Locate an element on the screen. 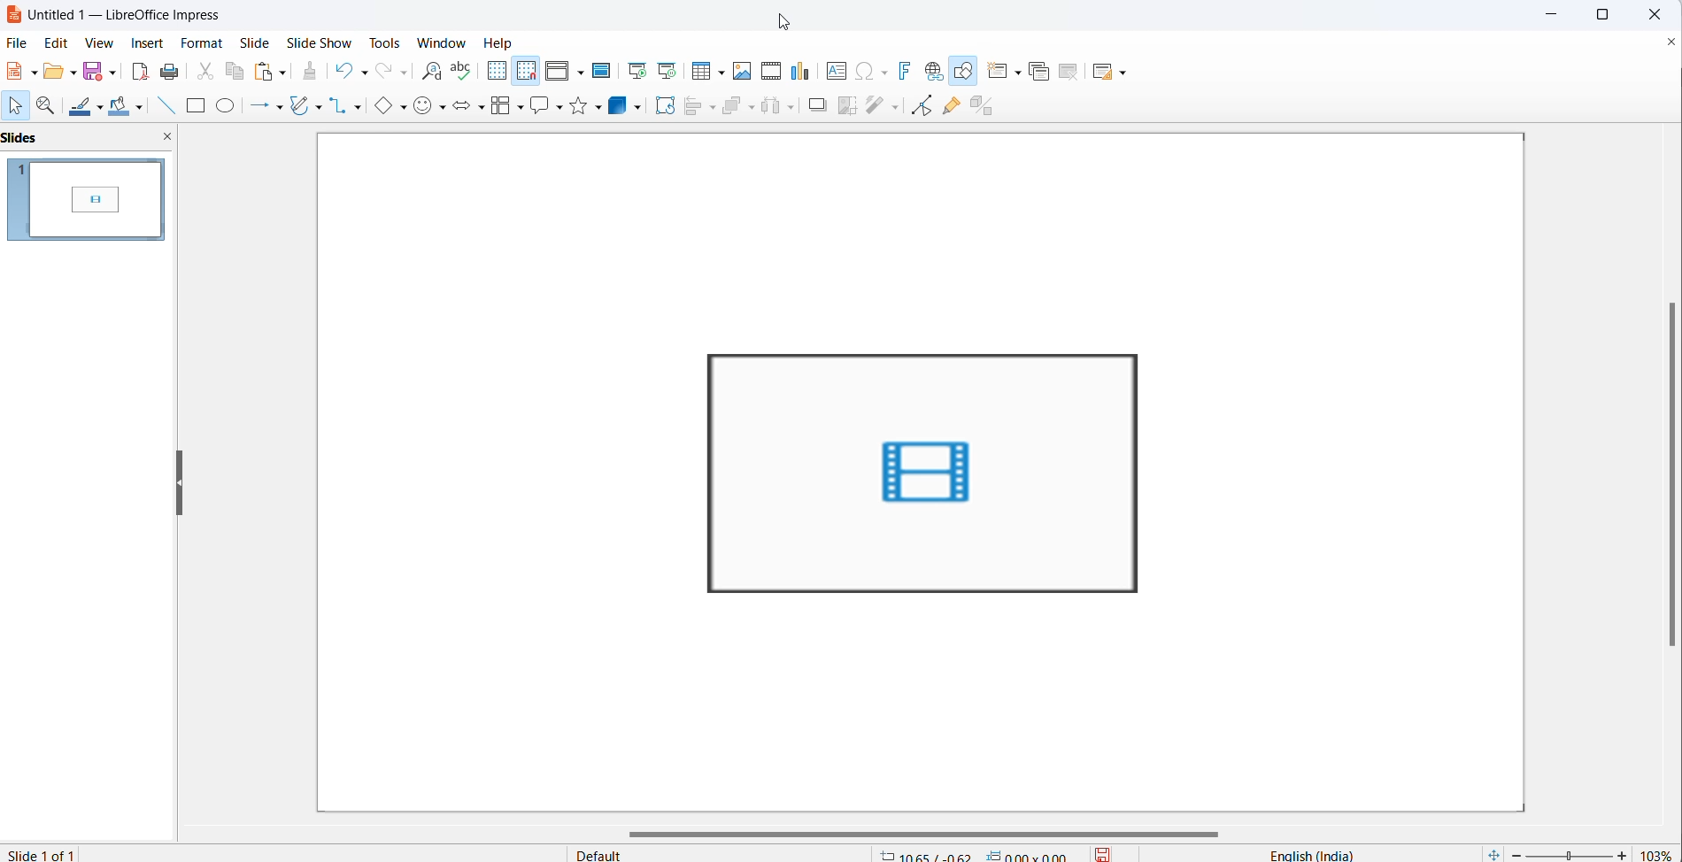 The image size is (1682, 862). object distribution icon is located at coordinates (781, 108).